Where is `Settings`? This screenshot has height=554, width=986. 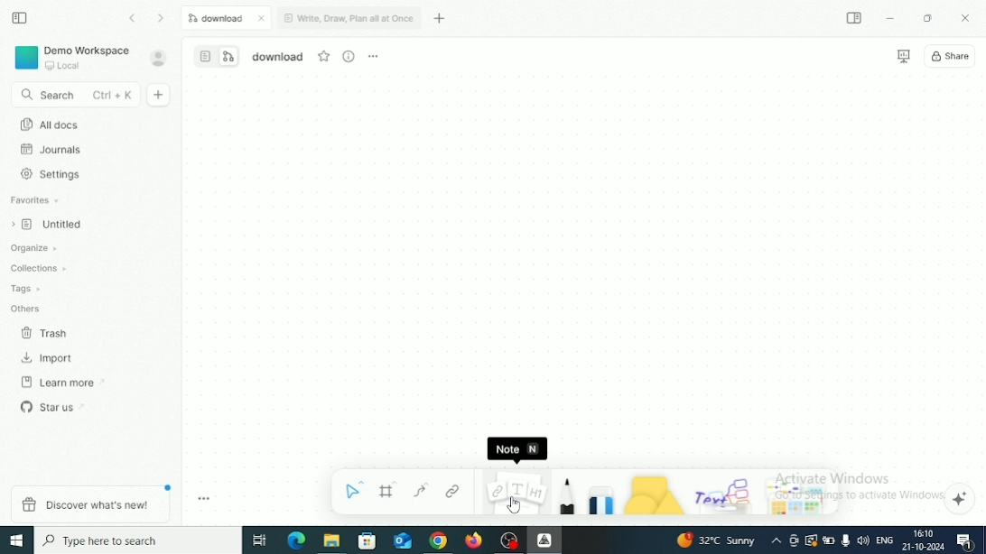
Settings is located at coordinates (51, 176).